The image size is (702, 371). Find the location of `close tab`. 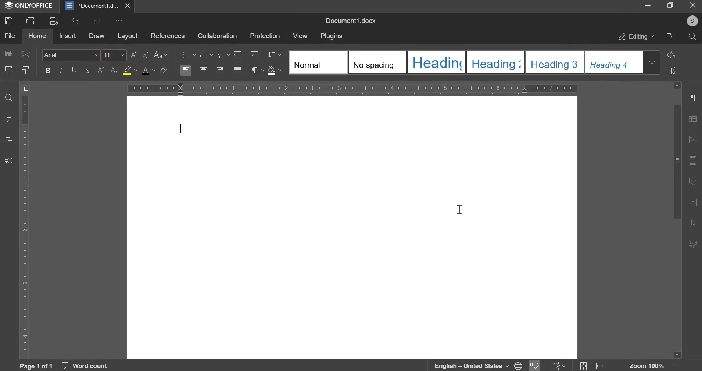

close tab is located at coordinates (129, 6).